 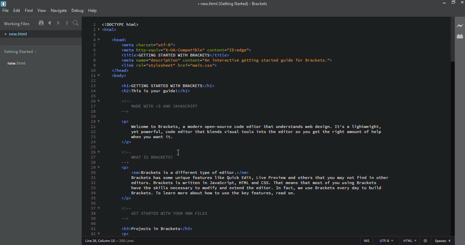 What do you see at coordinates (20, 52) in the screenshot?
I see `getting started` at bounding box center [20, 52].